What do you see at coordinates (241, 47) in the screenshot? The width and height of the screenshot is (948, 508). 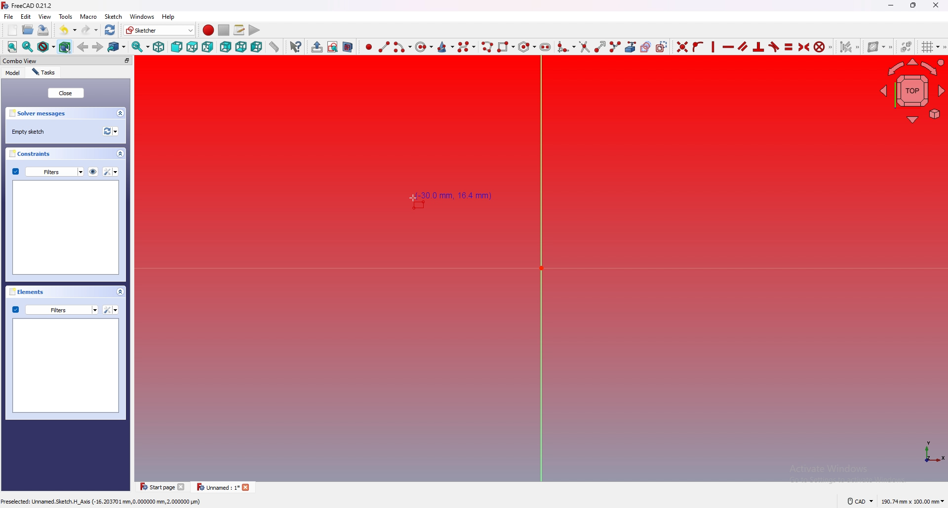 I see `bottom` at bounding box center [241, 47].